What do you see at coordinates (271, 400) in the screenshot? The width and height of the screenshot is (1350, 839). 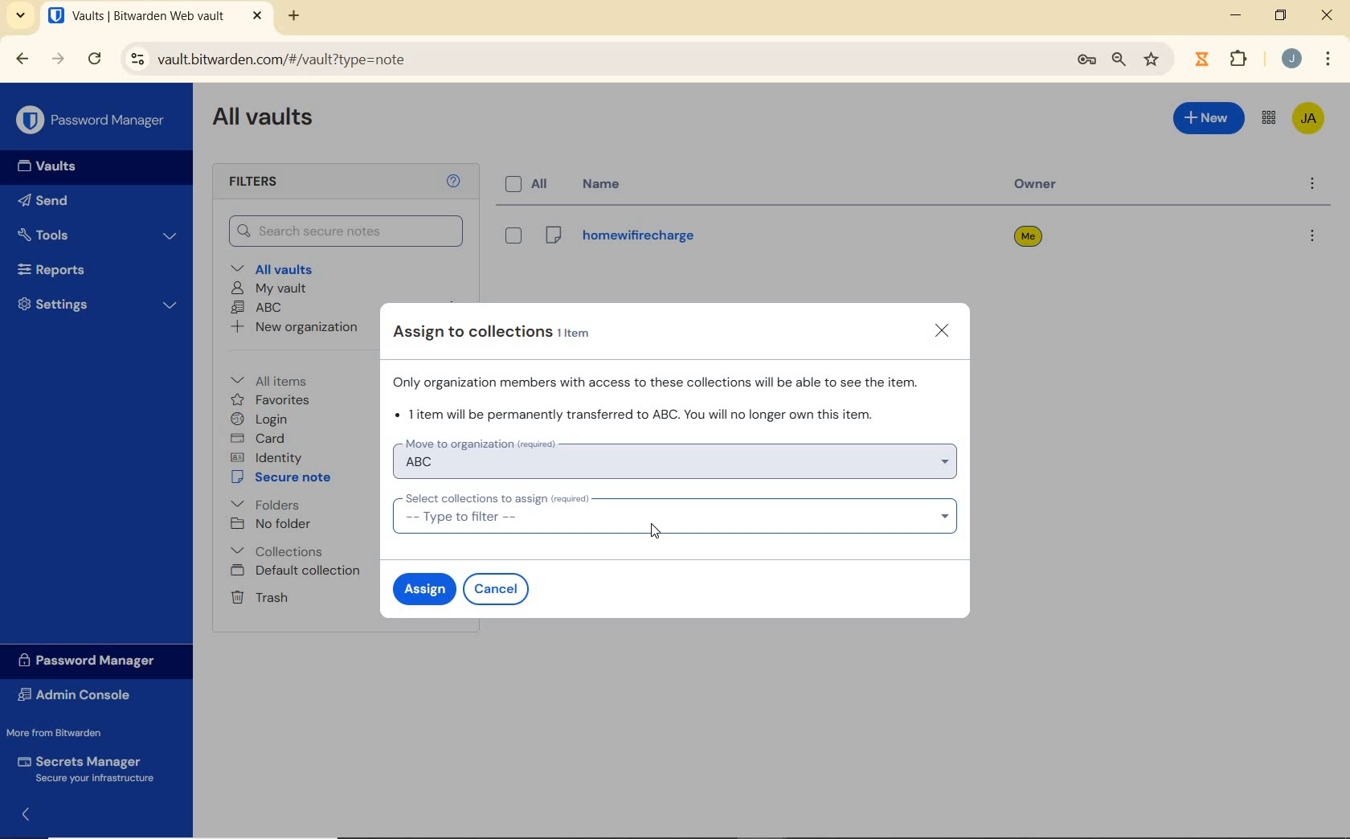 I see `favorites` at bounding box center [271, 400].